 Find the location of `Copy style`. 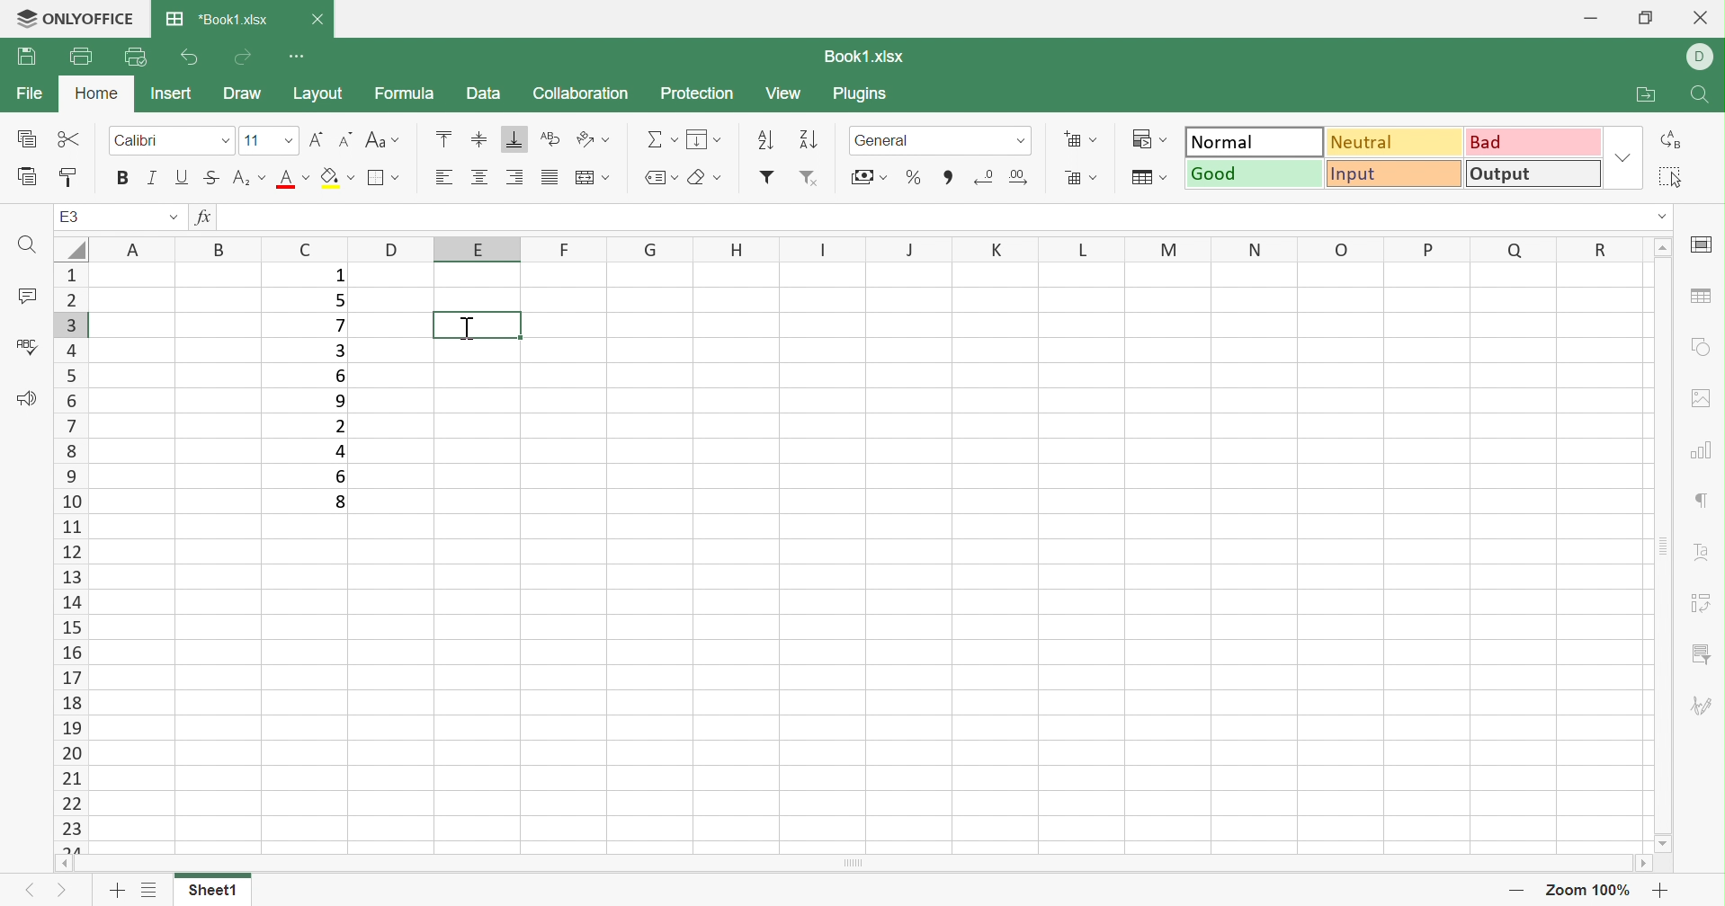

Copy style is located at coordinates (73, 178).